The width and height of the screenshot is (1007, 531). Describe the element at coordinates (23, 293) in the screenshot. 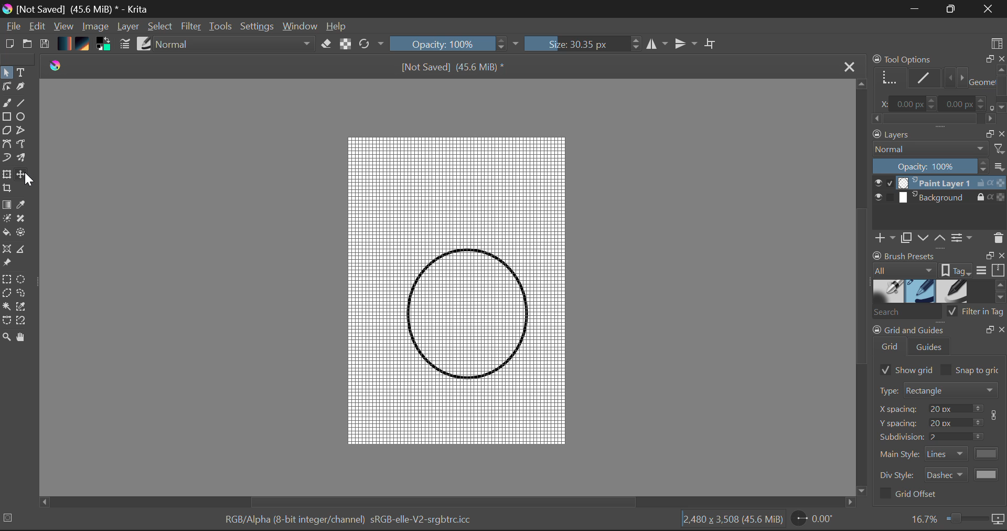

I see `Freehand Selection` at that location.